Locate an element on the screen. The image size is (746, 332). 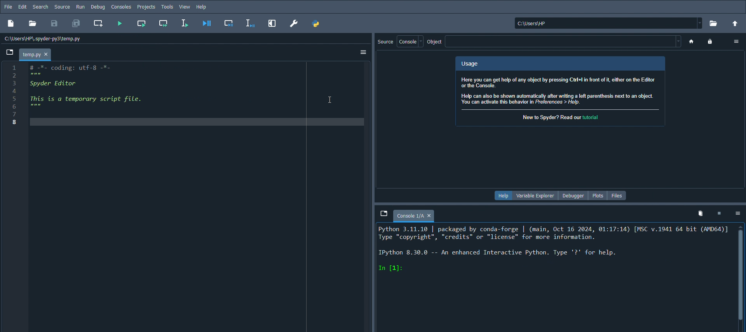
Change to parent directory is located at coordinates (736, 23).